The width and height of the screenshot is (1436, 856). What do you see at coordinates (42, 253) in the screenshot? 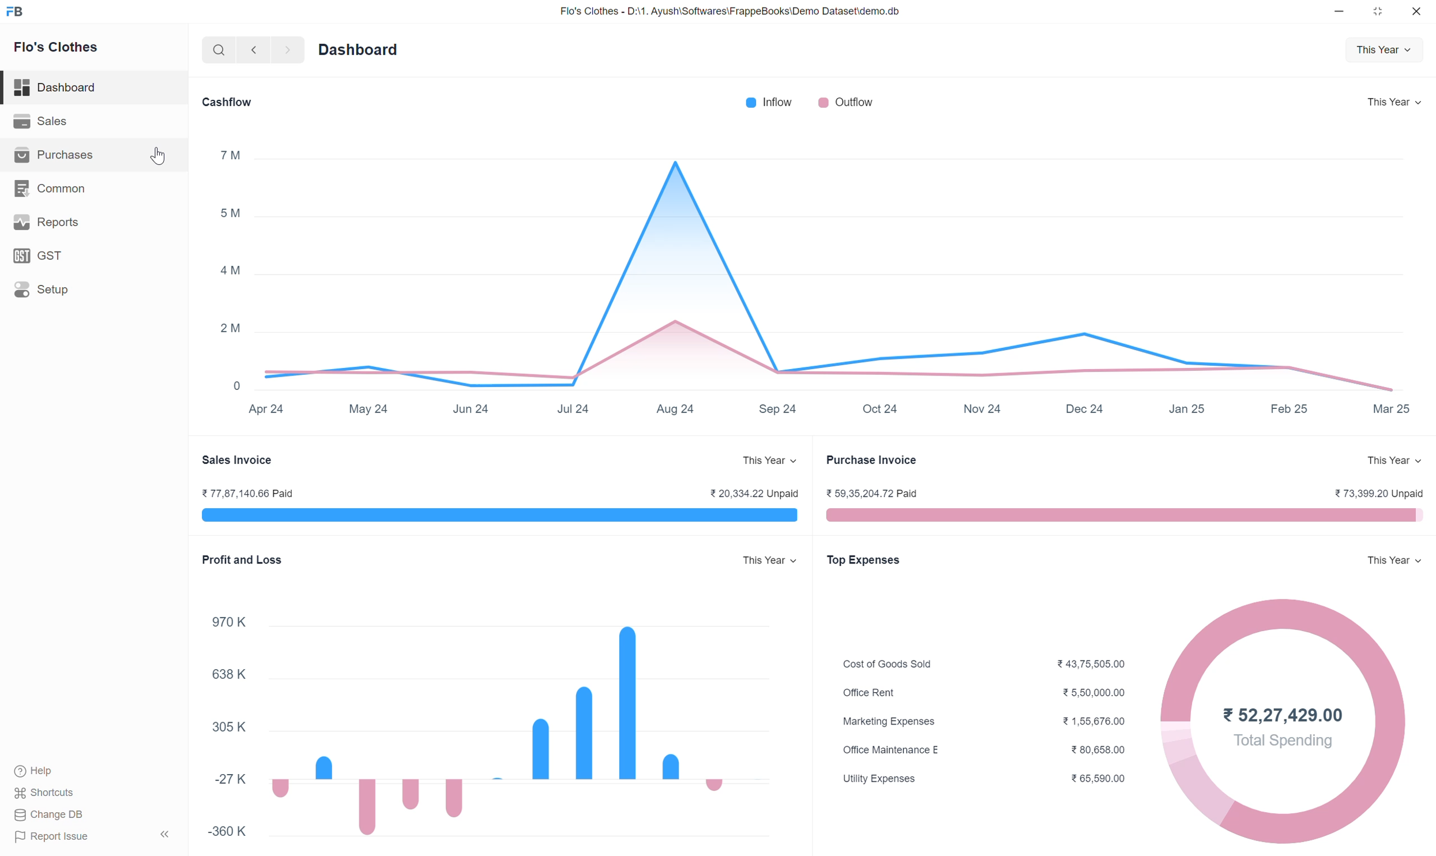
I see `| GST` at bounding box center [42, 253].